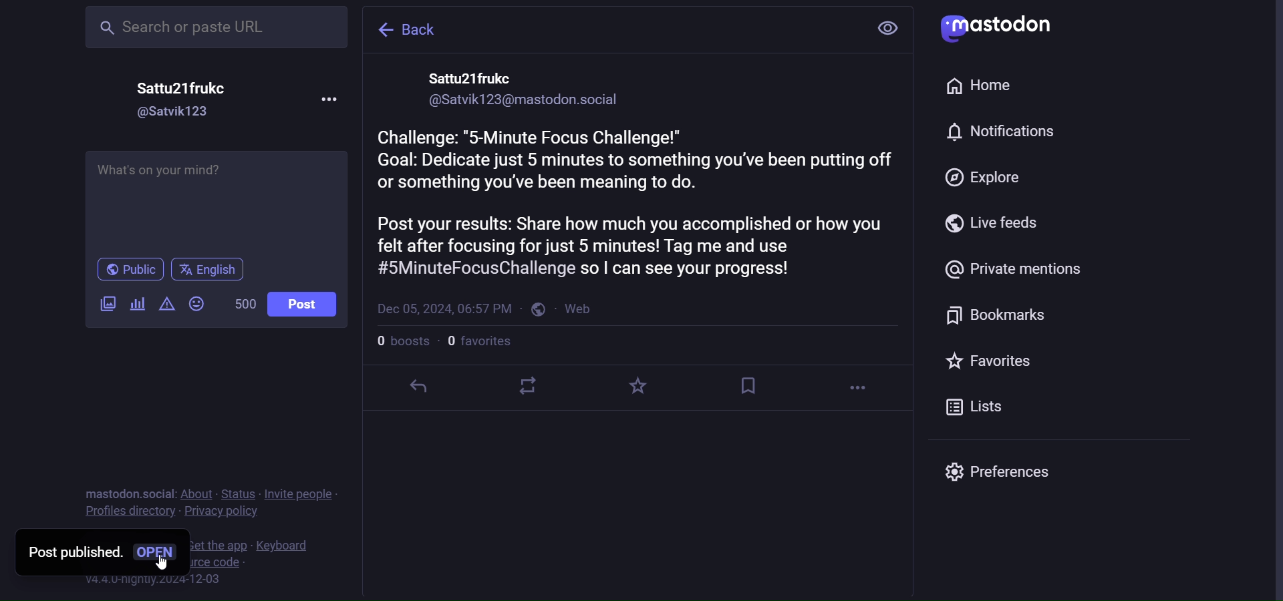 This screenshot has width=1283, height=601. I want to click on status, so click(241, 491).